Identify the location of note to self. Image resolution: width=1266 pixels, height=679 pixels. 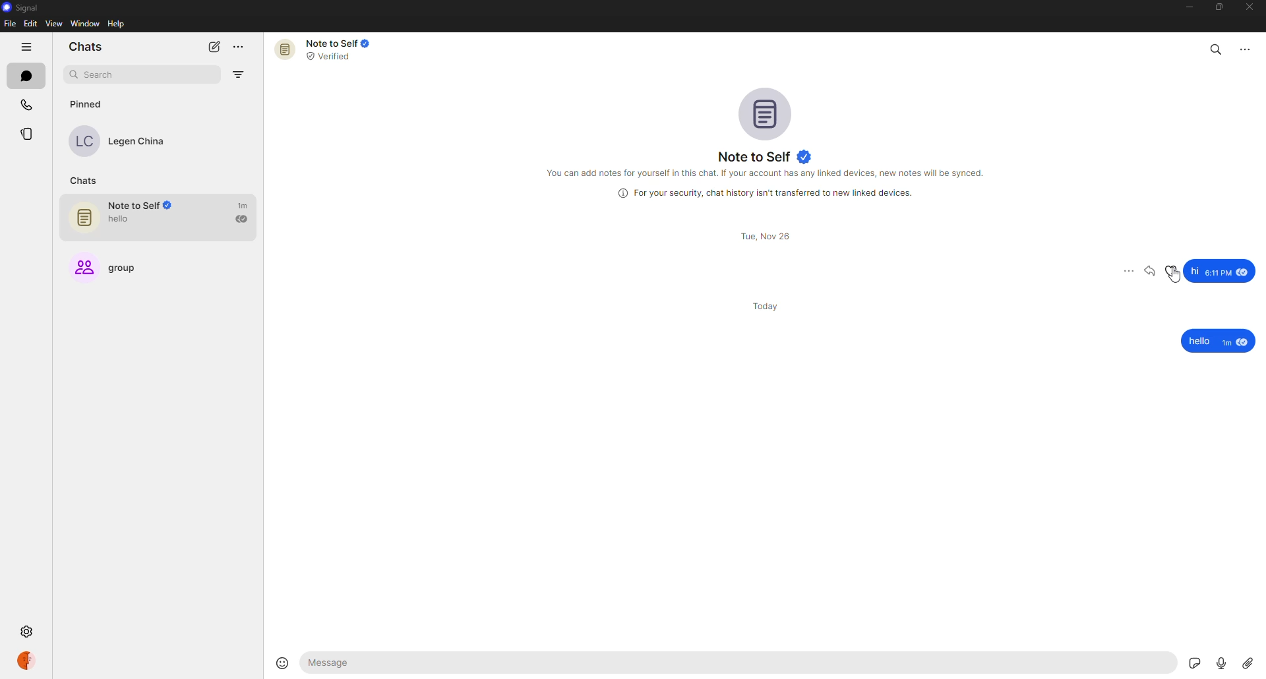
(164, 218).